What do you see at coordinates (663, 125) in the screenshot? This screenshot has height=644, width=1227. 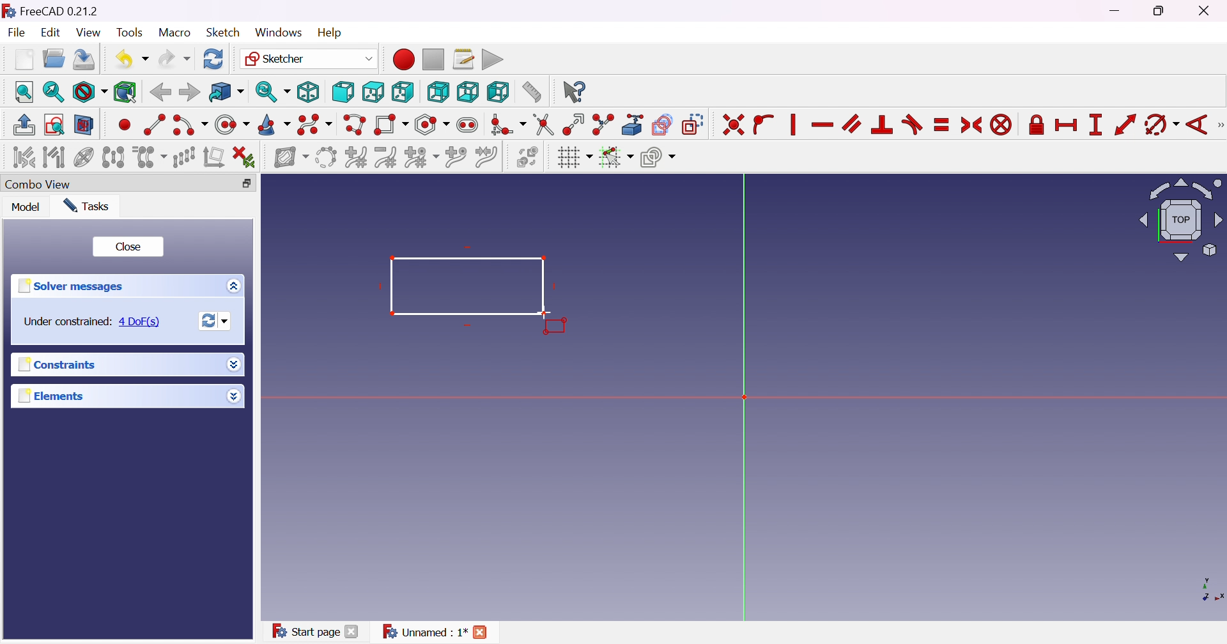 I see `Create carbon copy` at bounding box center [663, 125].